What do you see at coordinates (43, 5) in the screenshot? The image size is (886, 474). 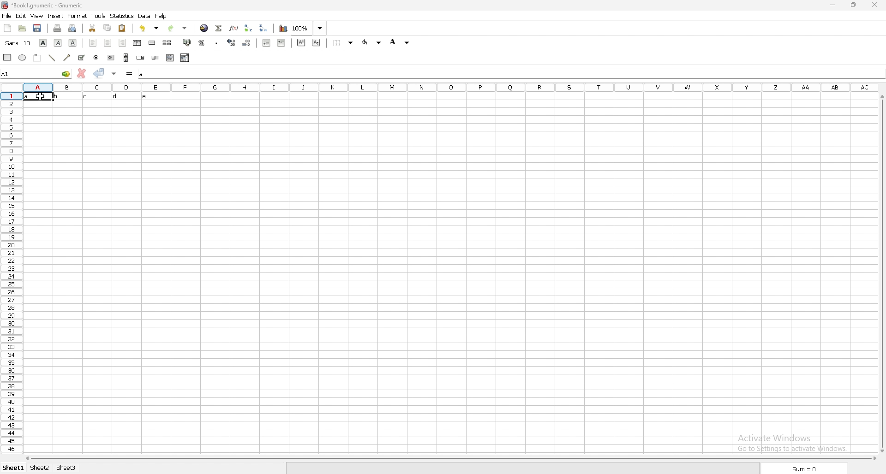 I see `file name` at bounding box center [43, 5].